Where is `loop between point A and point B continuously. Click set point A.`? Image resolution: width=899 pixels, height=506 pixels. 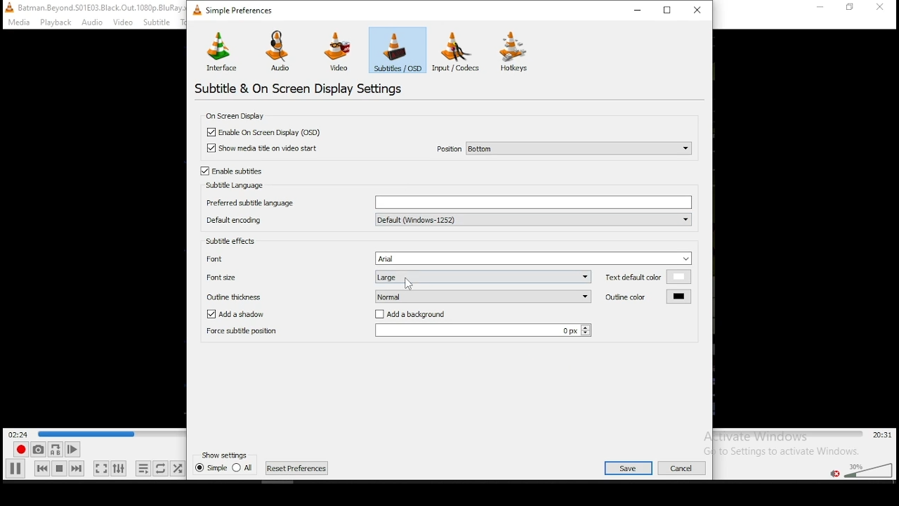
loop between point A and point B continuously. Click set point A. is located at coordinates (55, 450).